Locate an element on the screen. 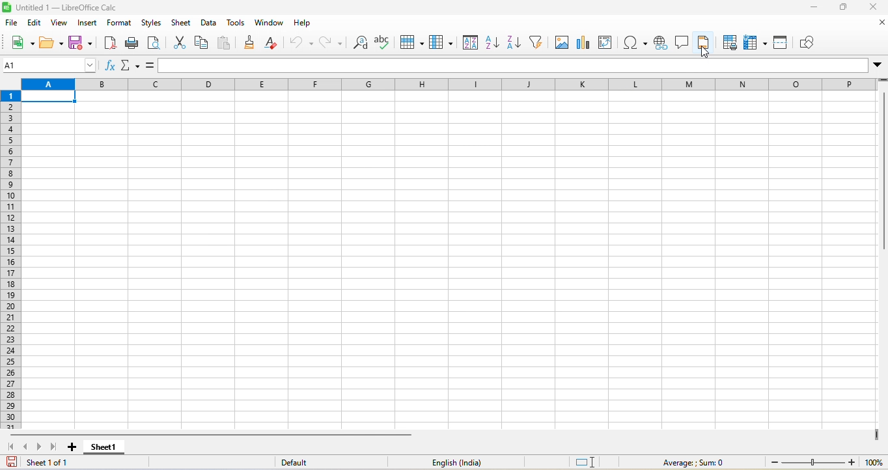 This screenshot has width=888, height=470. standard selection is located at coordinates (587, 462).